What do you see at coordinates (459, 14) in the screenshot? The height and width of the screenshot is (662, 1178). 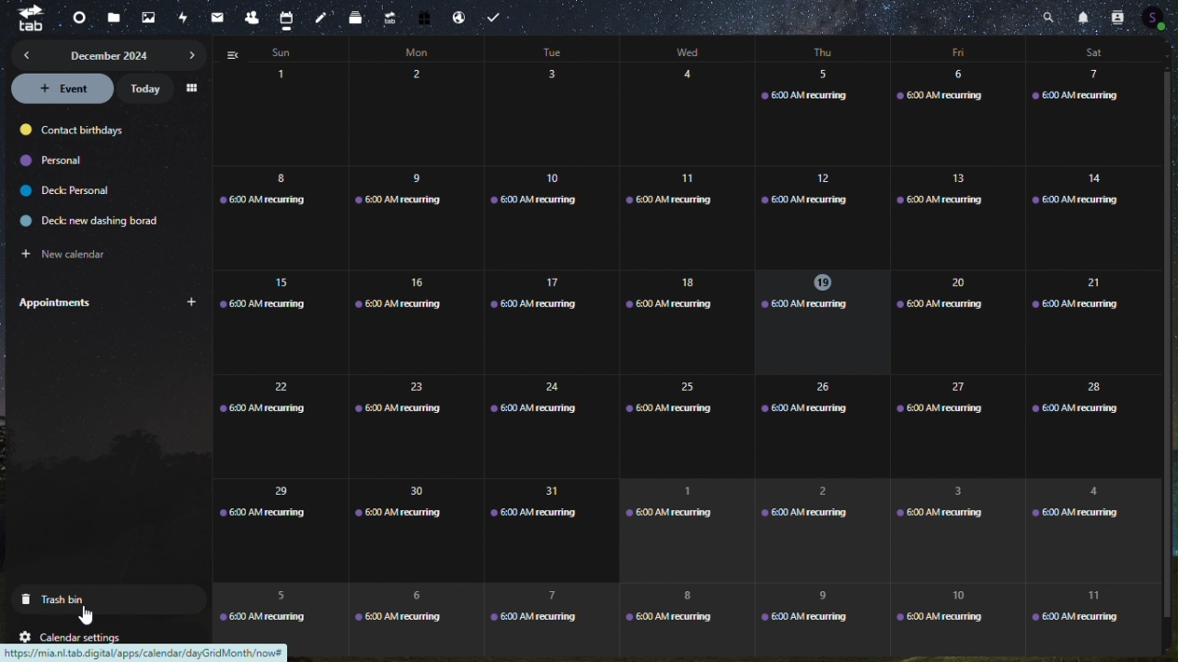 I see `Email hosting` at bounding box center [459, 14].